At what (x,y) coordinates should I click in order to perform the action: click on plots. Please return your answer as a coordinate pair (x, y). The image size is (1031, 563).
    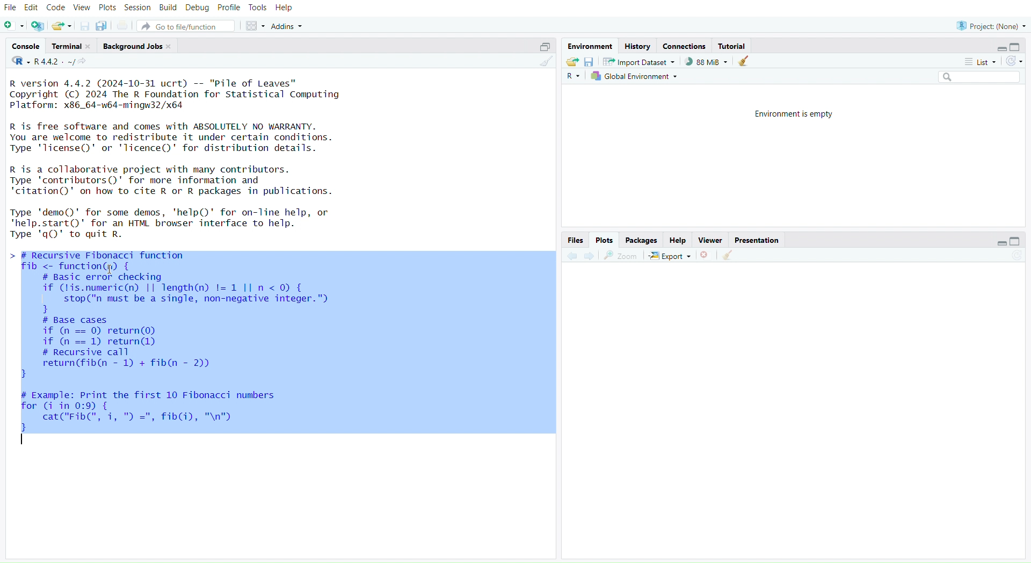
    Looking at the image, I should click on (107, 9).